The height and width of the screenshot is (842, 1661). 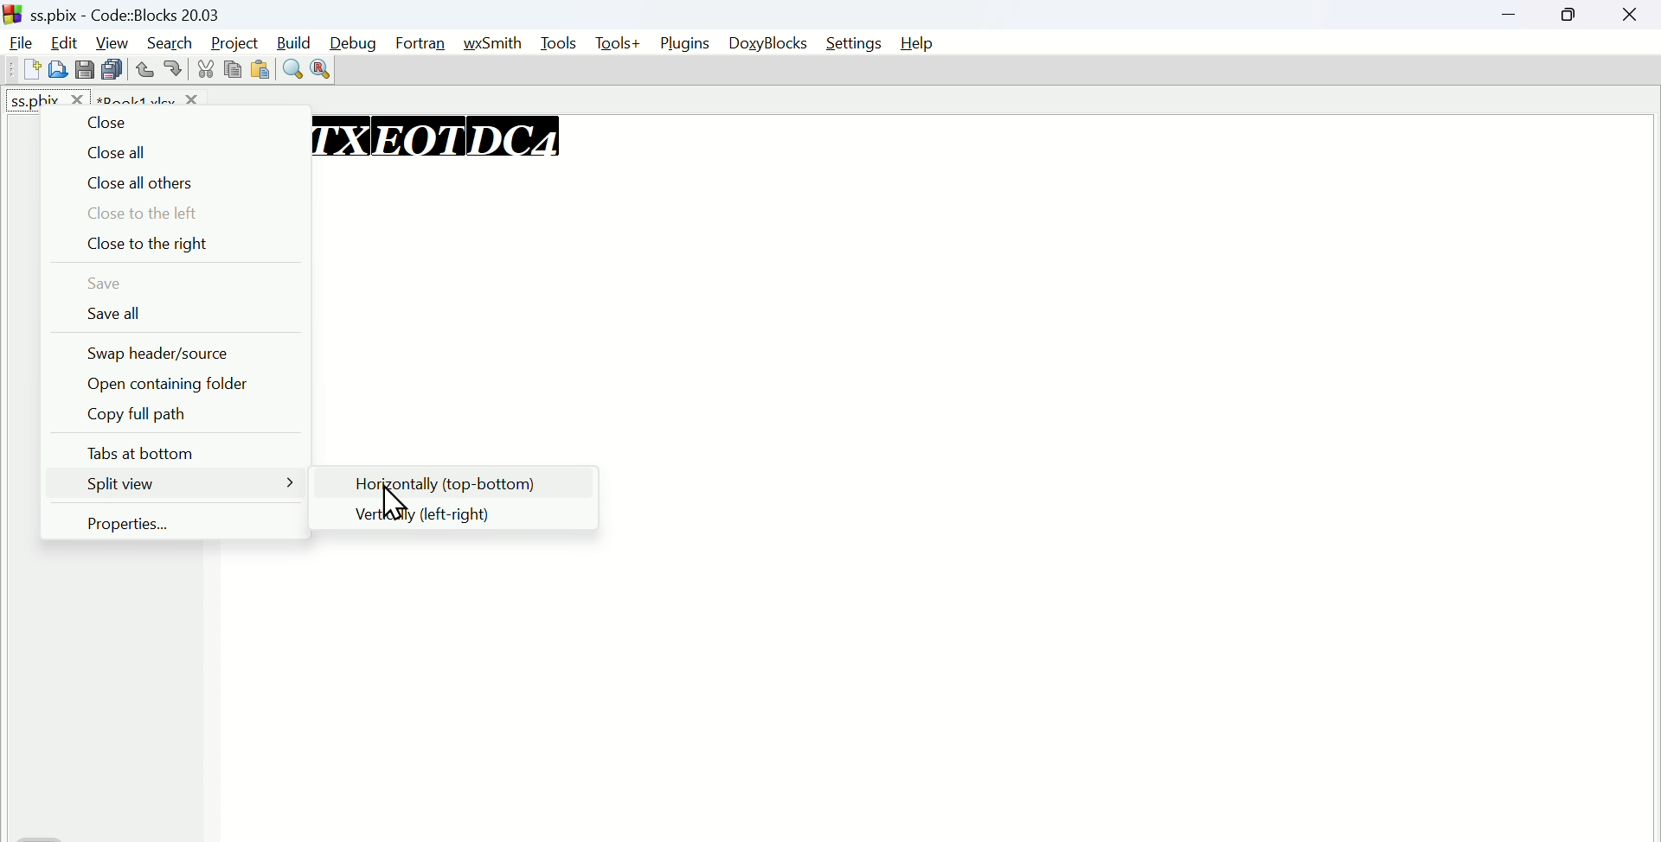 I want to click on Vertically left-right, so click(x=463, y=514).